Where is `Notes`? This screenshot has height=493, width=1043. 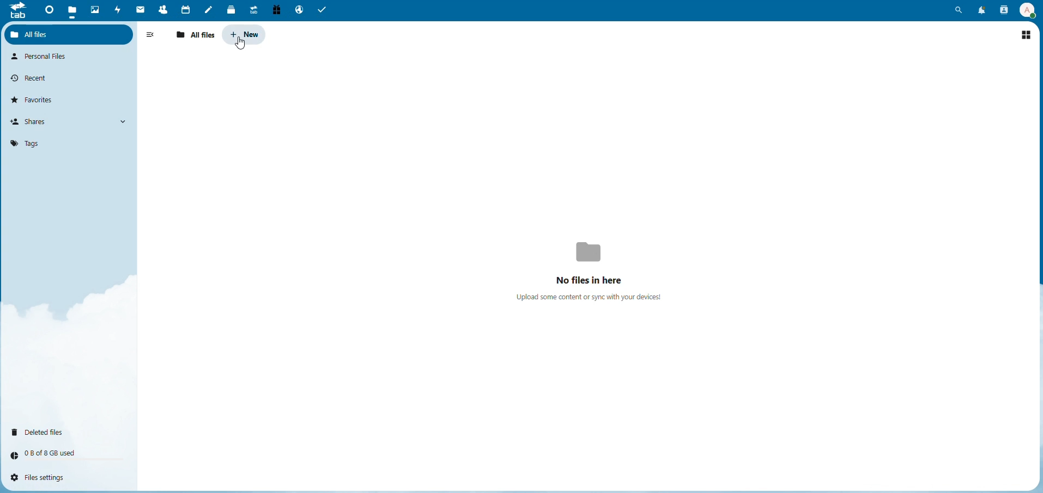
Notes is located at coordinates (209, 9).